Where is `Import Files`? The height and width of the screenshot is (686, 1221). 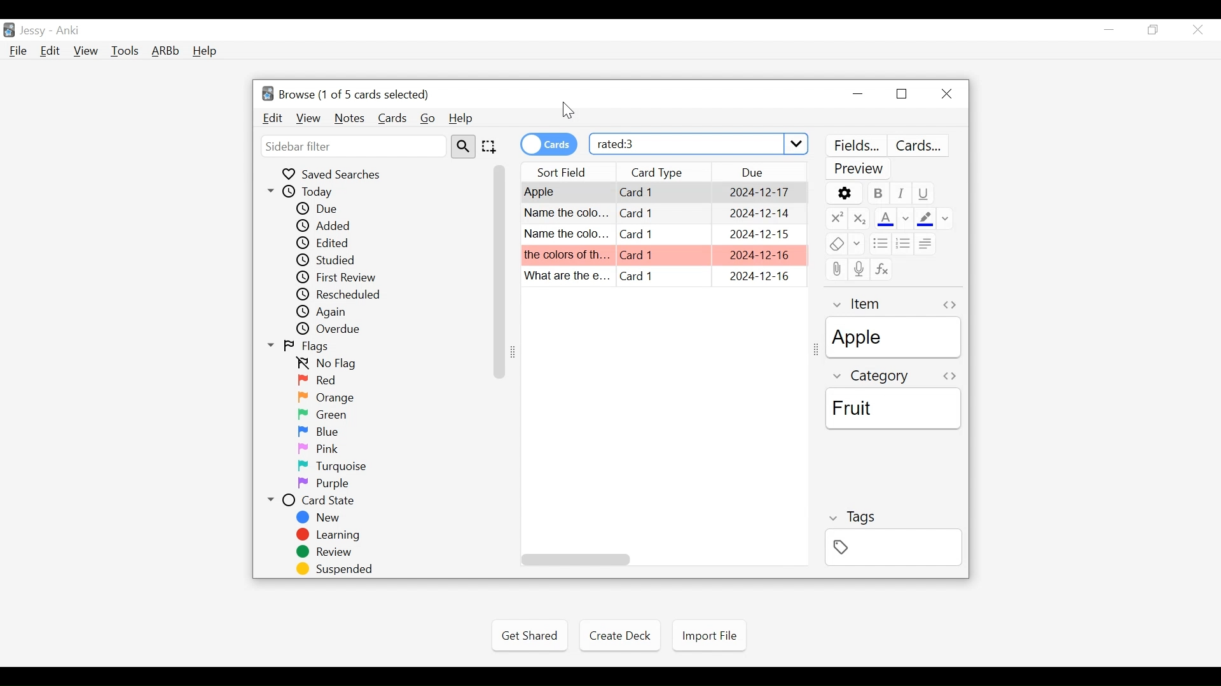 Import Files is located at coordinates (709, 638).